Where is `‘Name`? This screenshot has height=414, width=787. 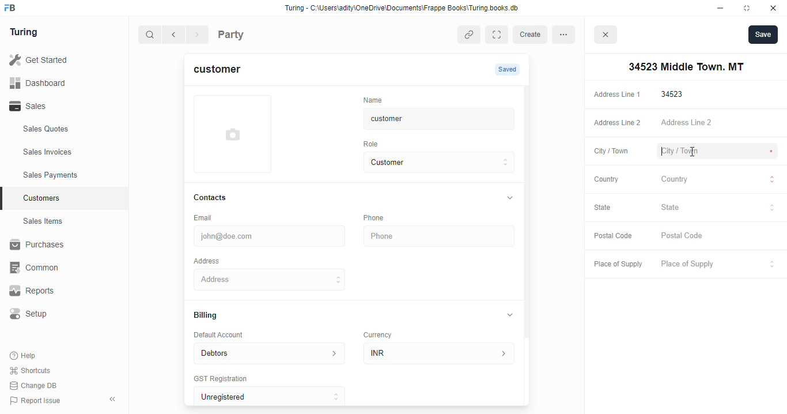 ‘Name is located at coordinates (376, 99).